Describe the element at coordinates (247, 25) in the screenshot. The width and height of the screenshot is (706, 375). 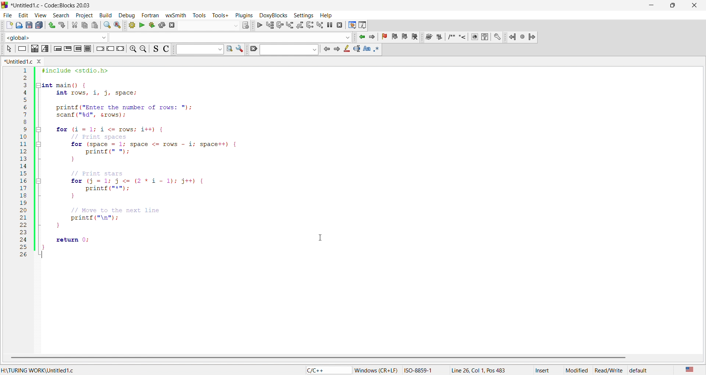
I see `icon` at that location.